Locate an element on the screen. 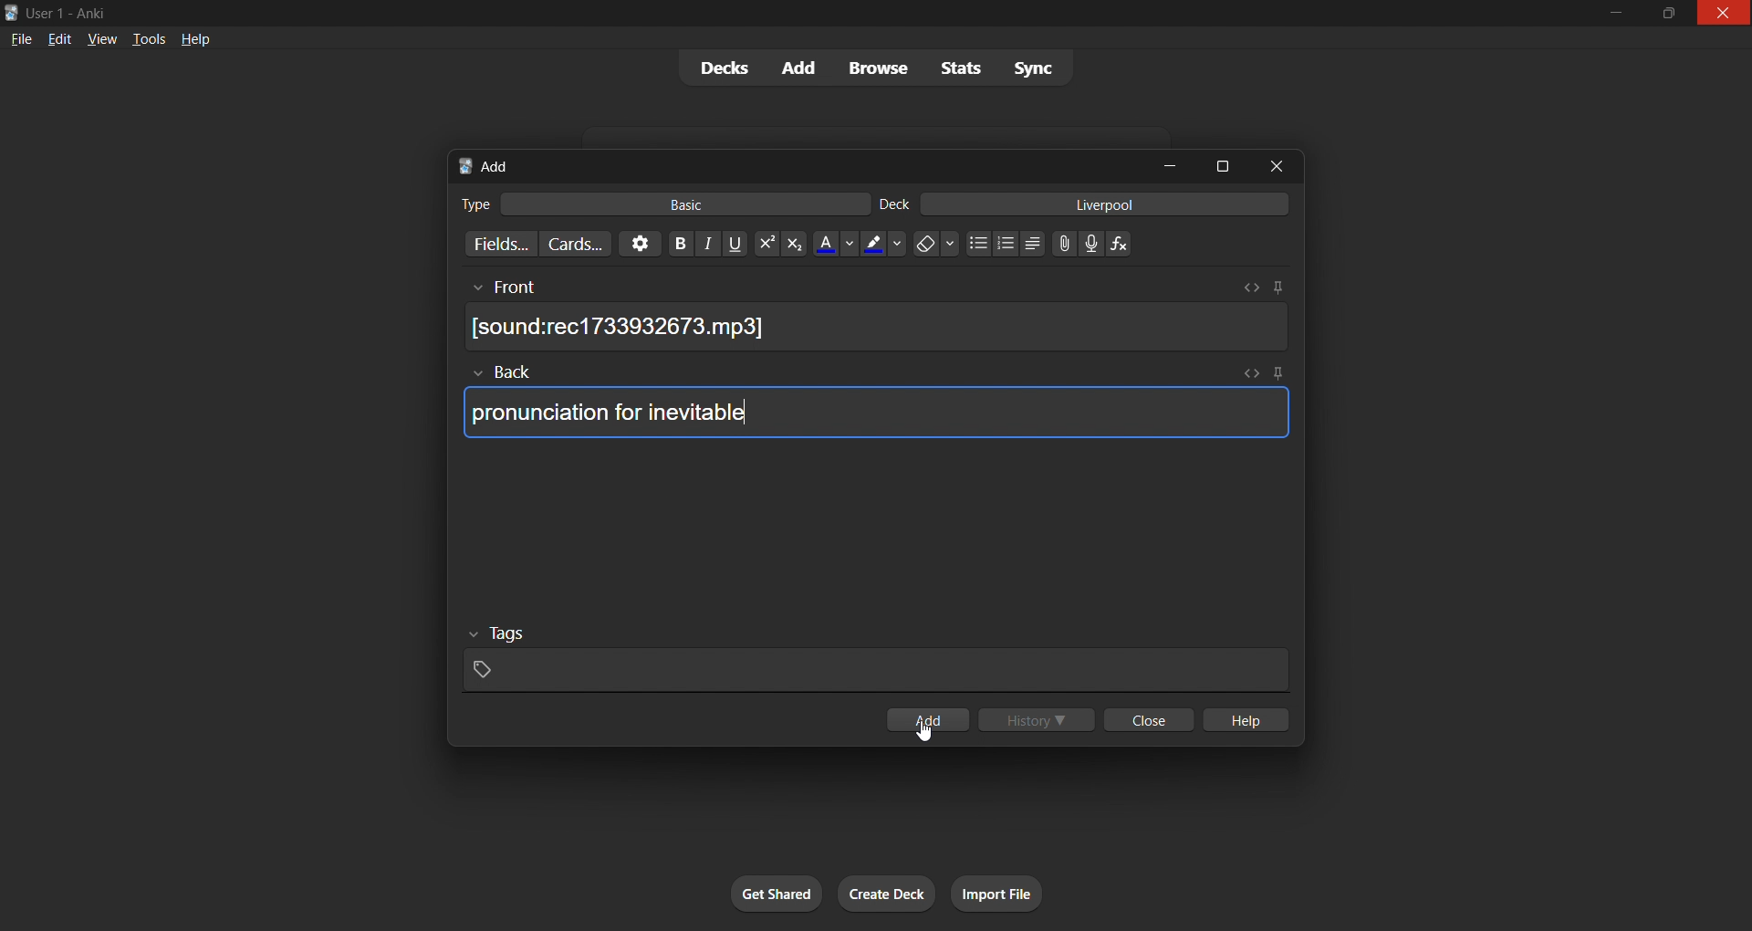 The height and width of the screenshot is (931, 1752). superscript is located at coordinates (763, 242).